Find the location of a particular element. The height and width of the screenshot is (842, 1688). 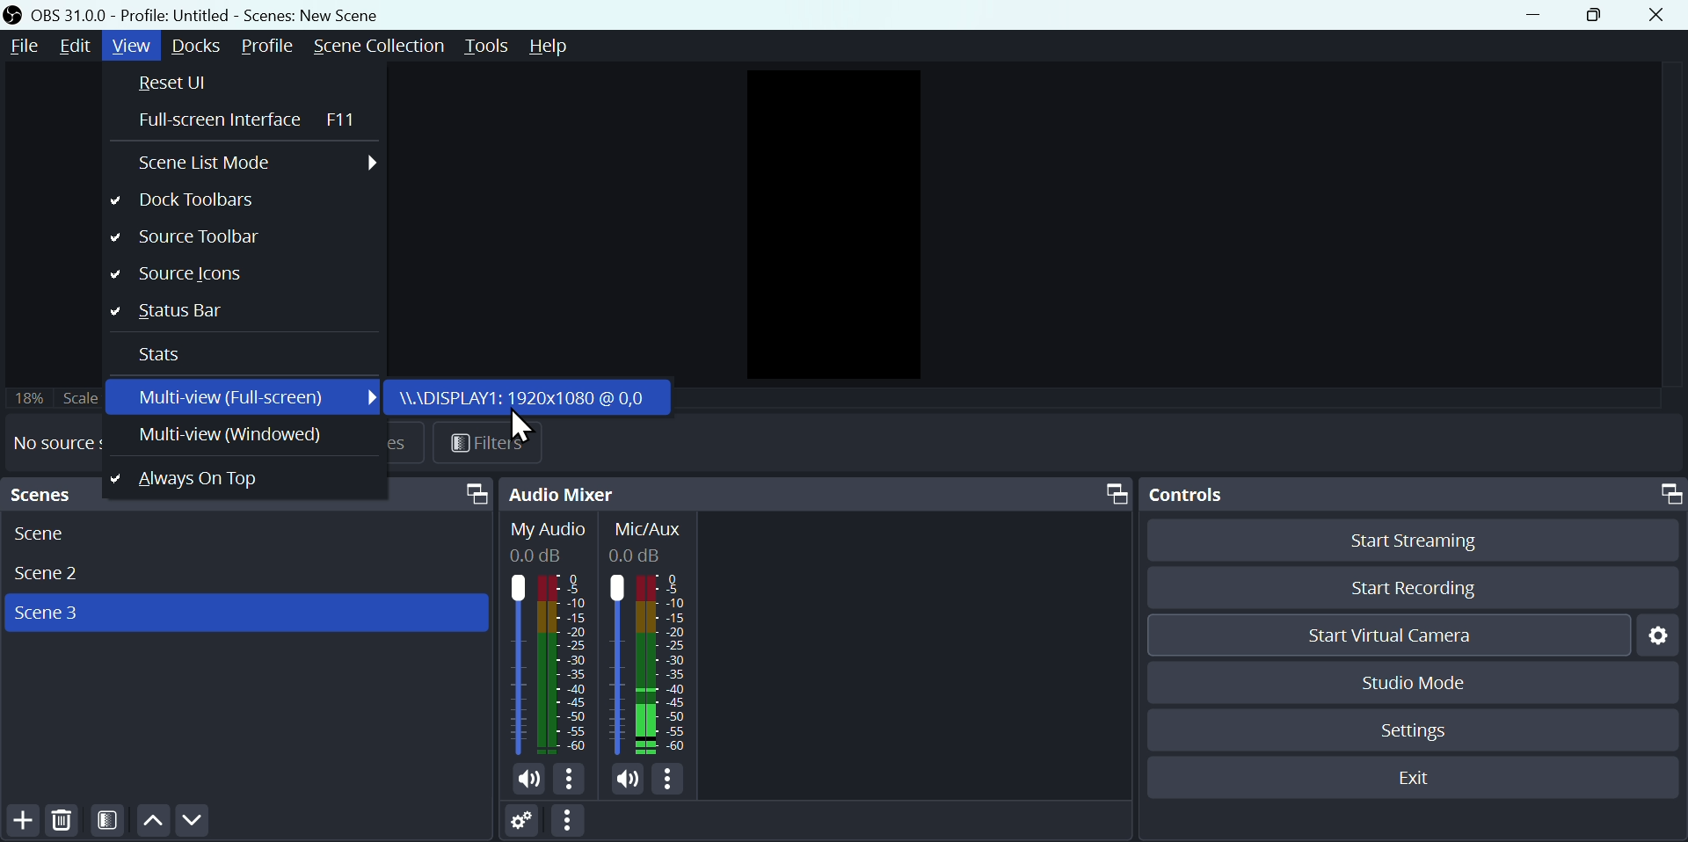

(un)mute is located at coordinates (527, 780).